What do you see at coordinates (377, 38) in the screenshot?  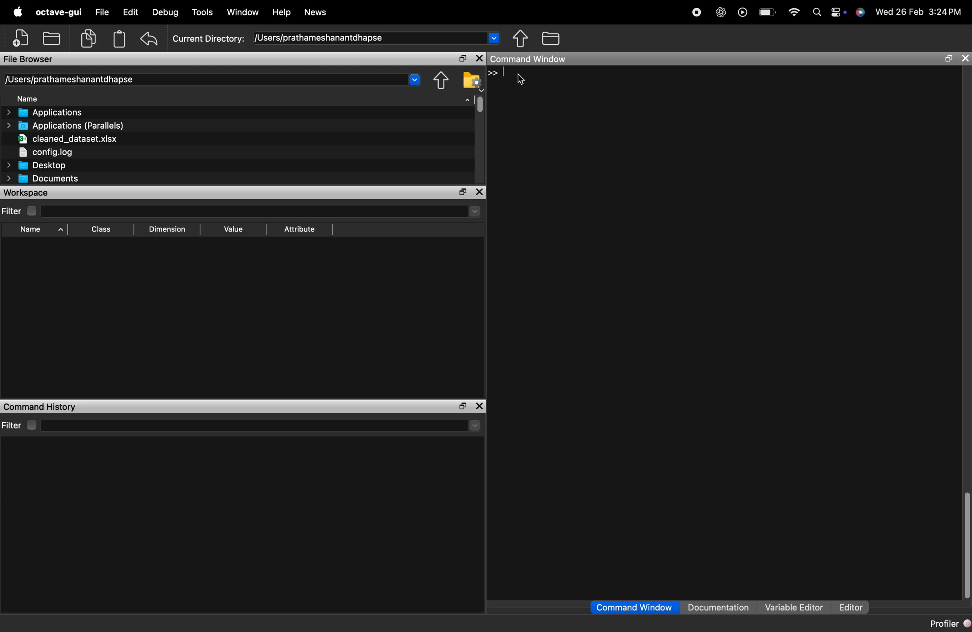 I see `Users/prathameshanantdhapse ` at bounding box center [377, 38].